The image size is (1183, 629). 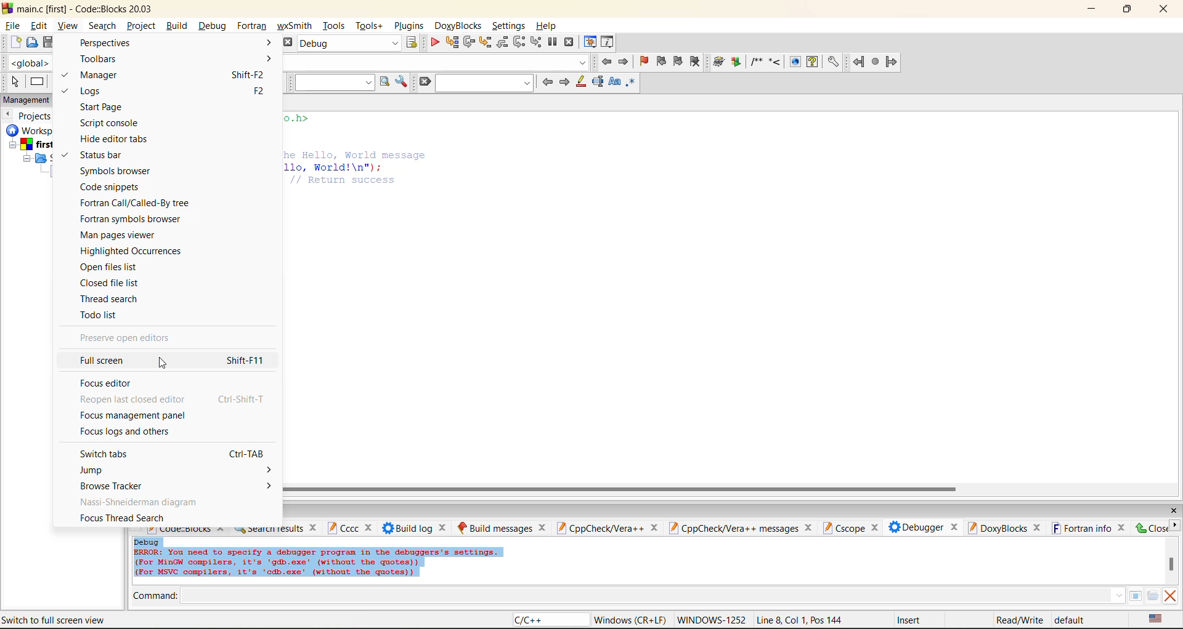 I want to click on horizontal scroll bar, so click(x=625, y=485).